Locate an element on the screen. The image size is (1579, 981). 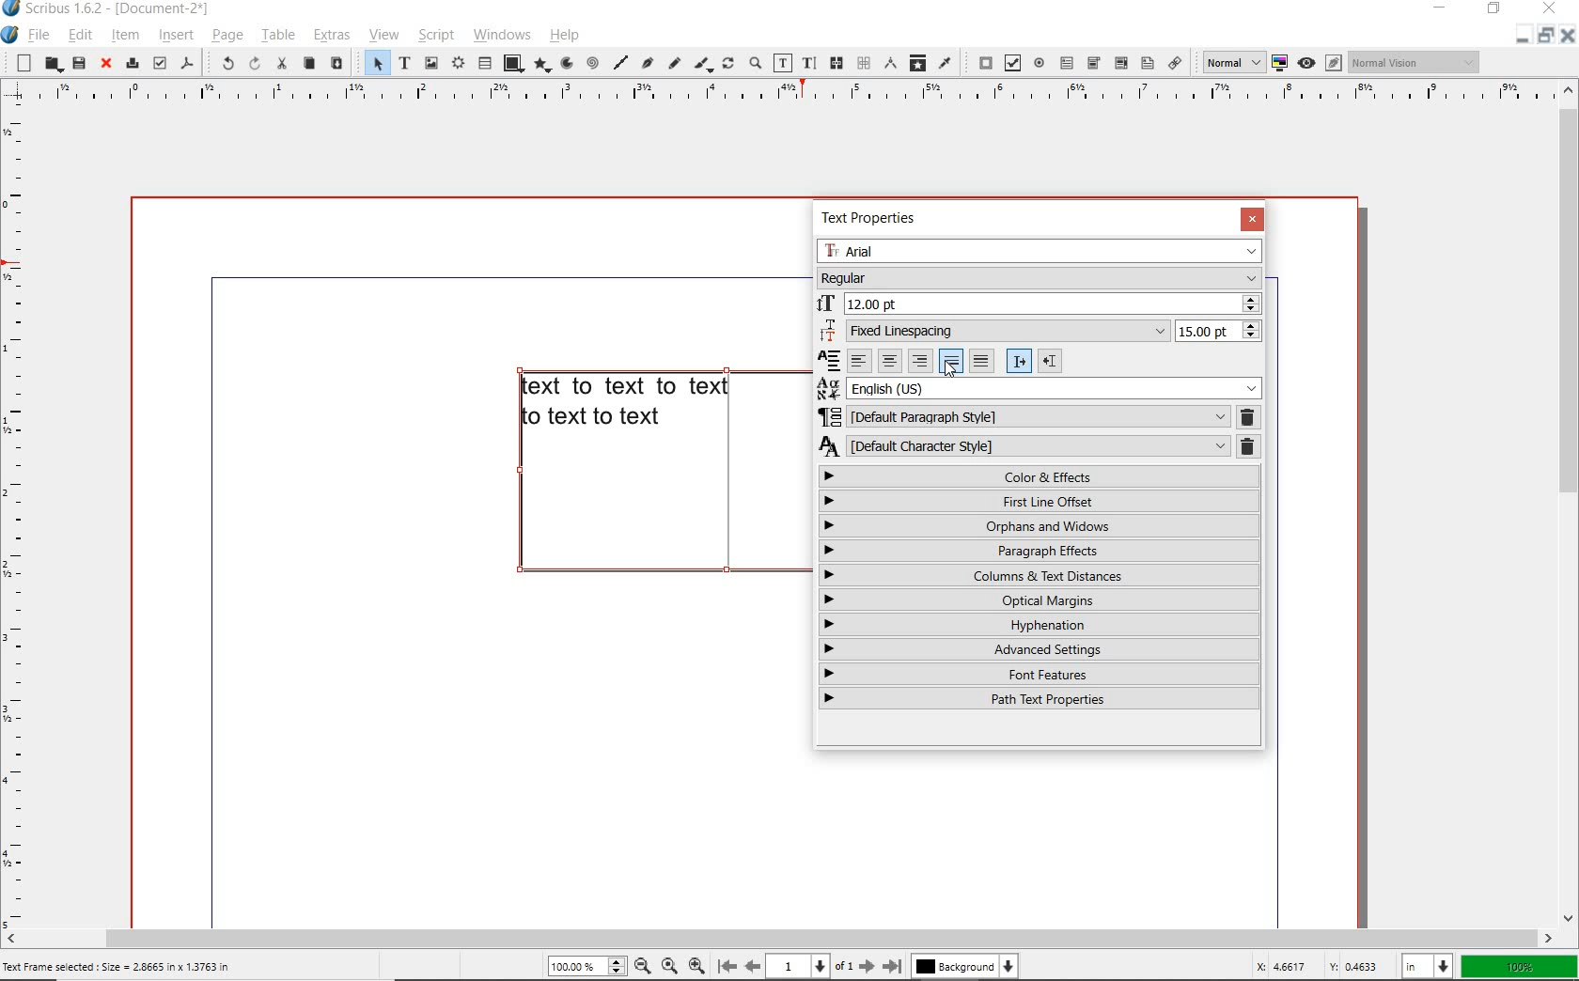
pdf combo box is located at coordinates (1094, 63).